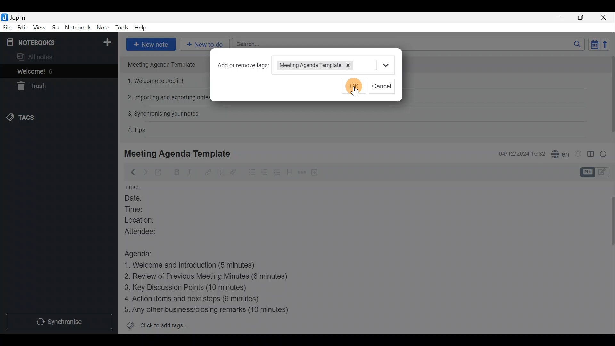 The image size is (615, 346). What do you see at coordinates (59, 321) in the screenshot?
I see `Synchronise` at bounding box center [59, 321].